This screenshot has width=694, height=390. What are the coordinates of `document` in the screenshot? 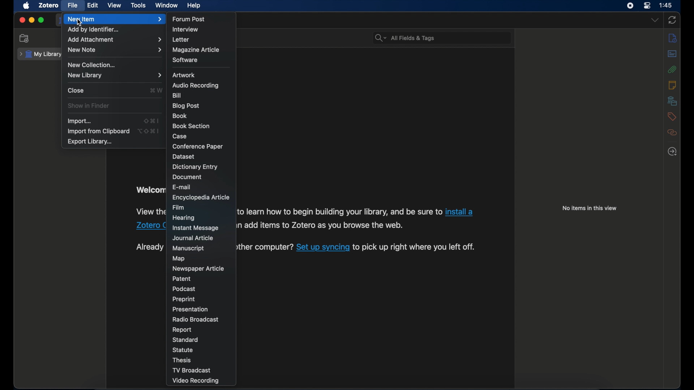 It's located at (187, 177).